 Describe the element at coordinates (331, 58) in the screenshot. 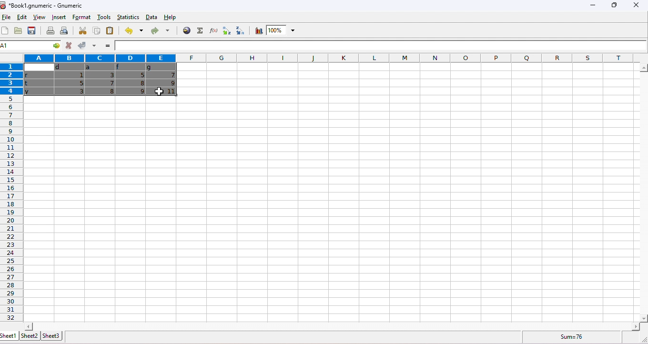

I see `column headings` at that location.